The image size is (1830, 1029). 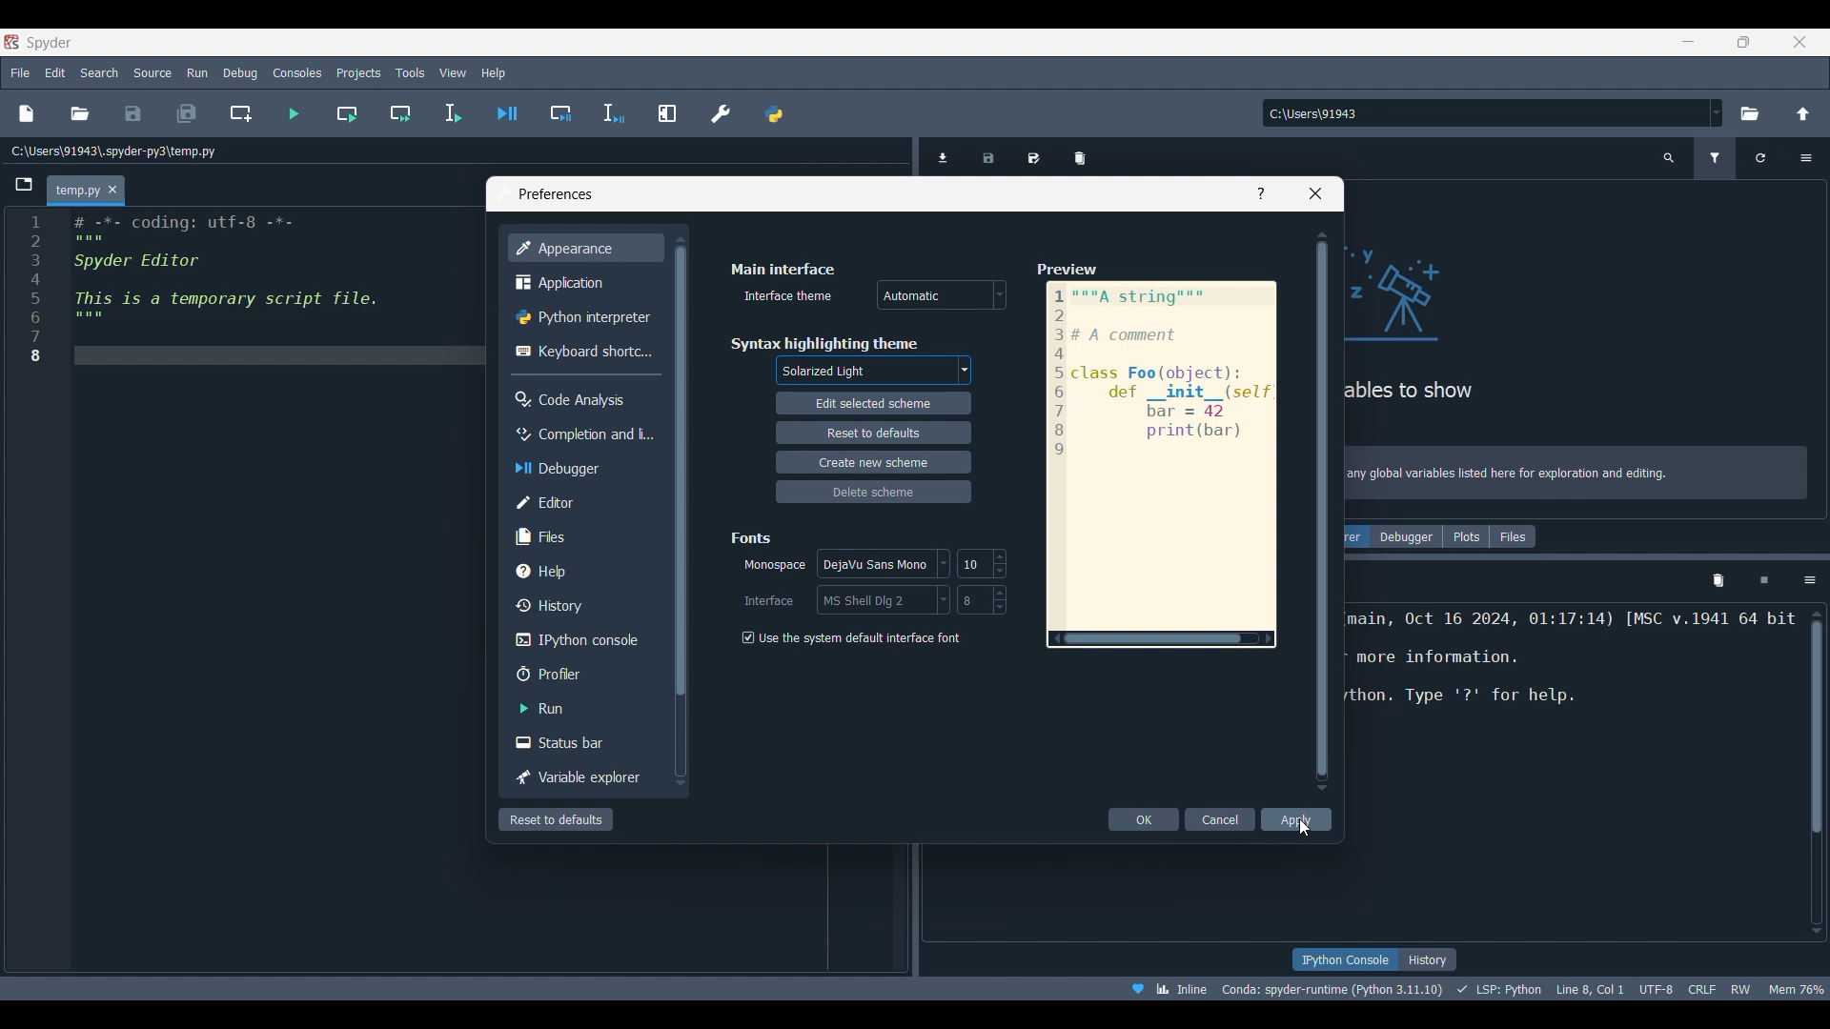 What do you see at coordinates (1466, 536) in the screenshot?
I see `Plots` at bounding box center [1466, 536].